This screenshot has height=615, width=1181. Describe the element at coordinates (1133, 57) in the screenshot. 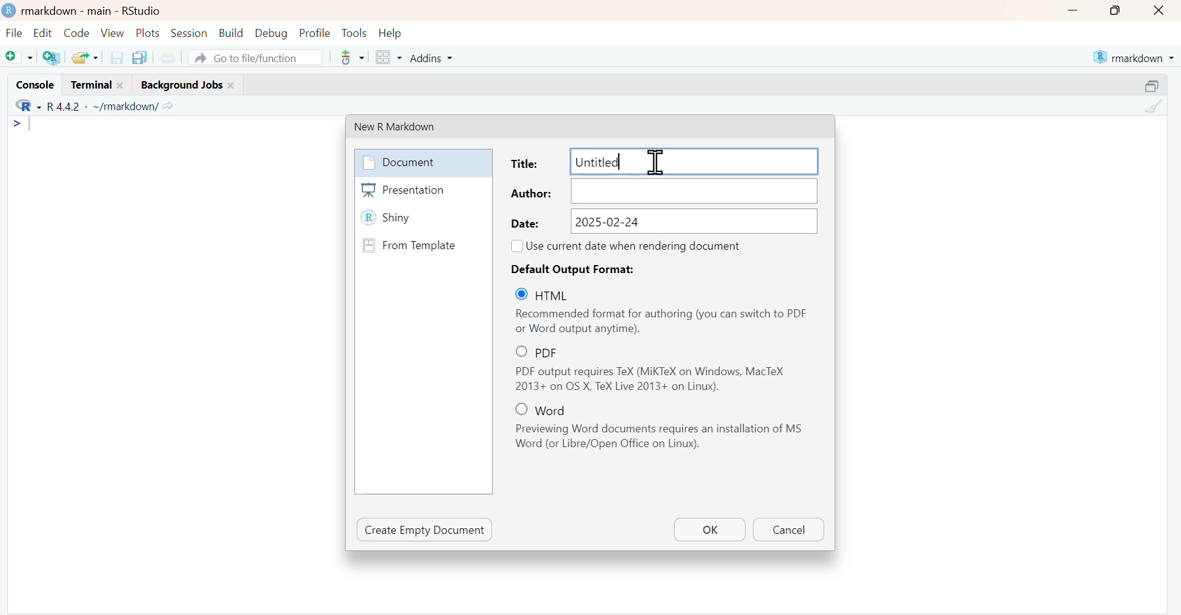

I see `current project - rmarkdown` at that location.